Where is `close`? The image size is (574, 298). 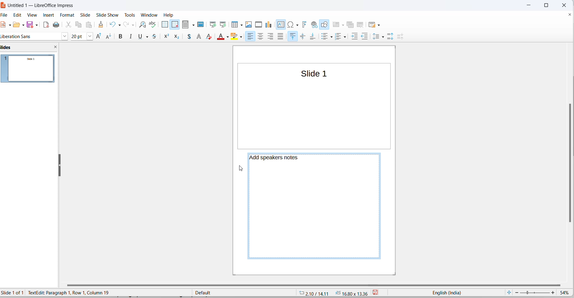 close is located at coordinates (563, 5).